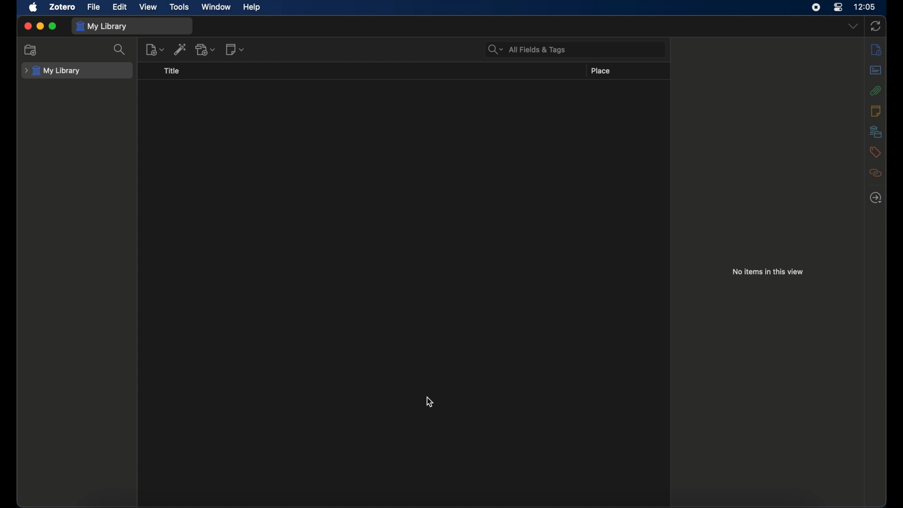  I want to click on screen recorder, so click(815, 8).